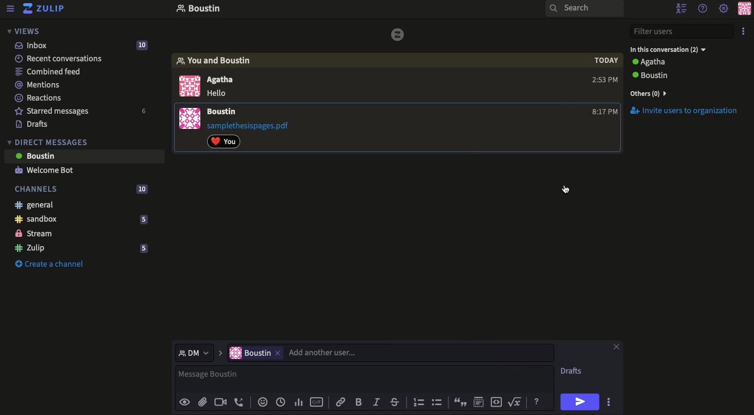 The image size is (754, 415). Describe the element at coordinates (220, 79) in the screenshot. I see `Agatha` at that location.